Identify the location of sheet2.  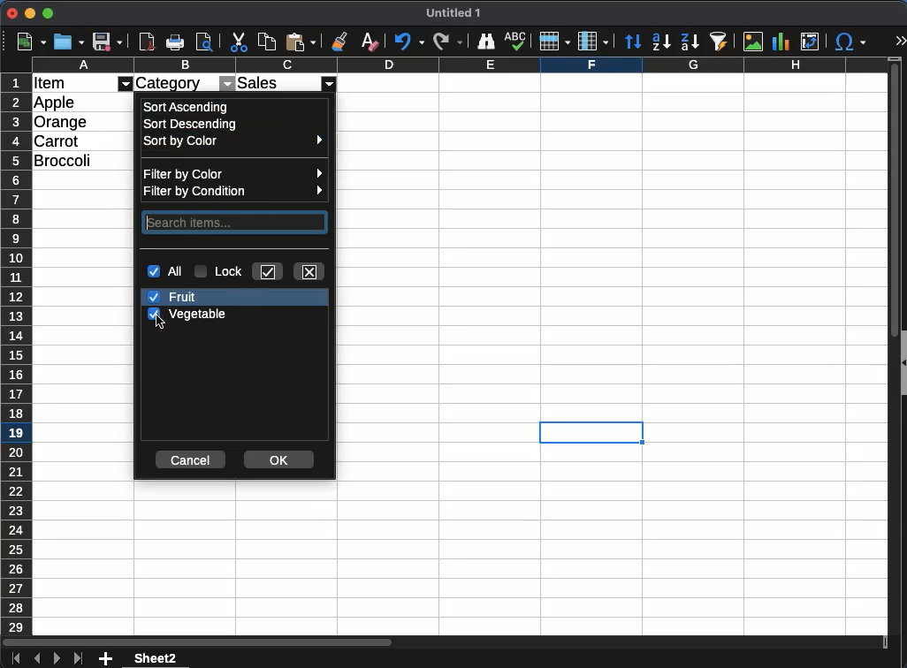
(158, 658).